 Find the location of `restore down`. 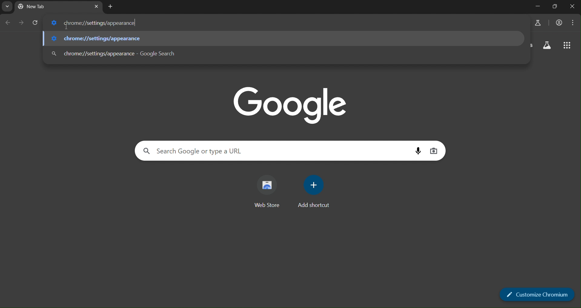

restore down is located at coordinates (554, 7).